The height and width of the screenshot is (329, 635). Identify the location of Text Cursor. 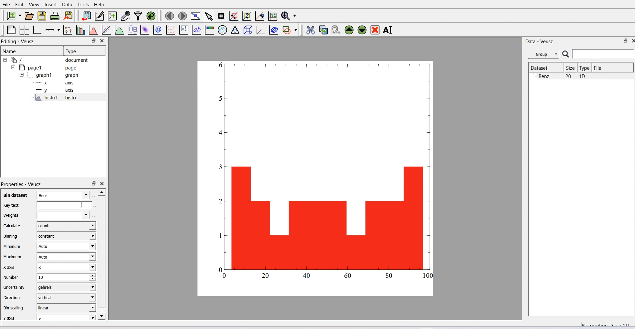
(82, 204).